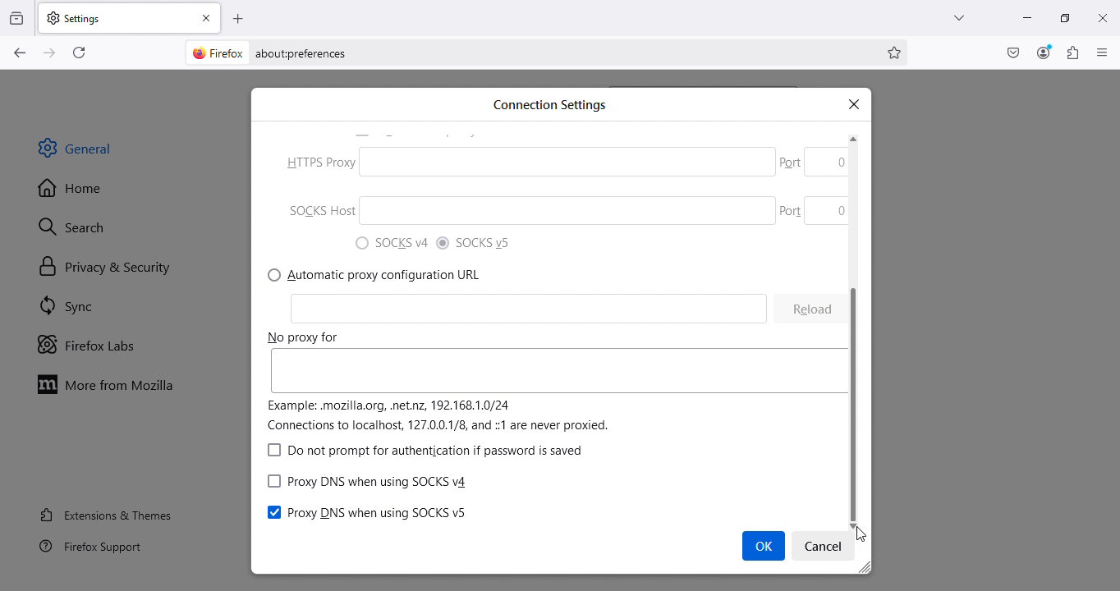 The width and height of the screenshot is (1120, 591). What do you see at coordinates (563, 104) in the screenshot?
I see `Search bar` at bounding box center [563, 104].